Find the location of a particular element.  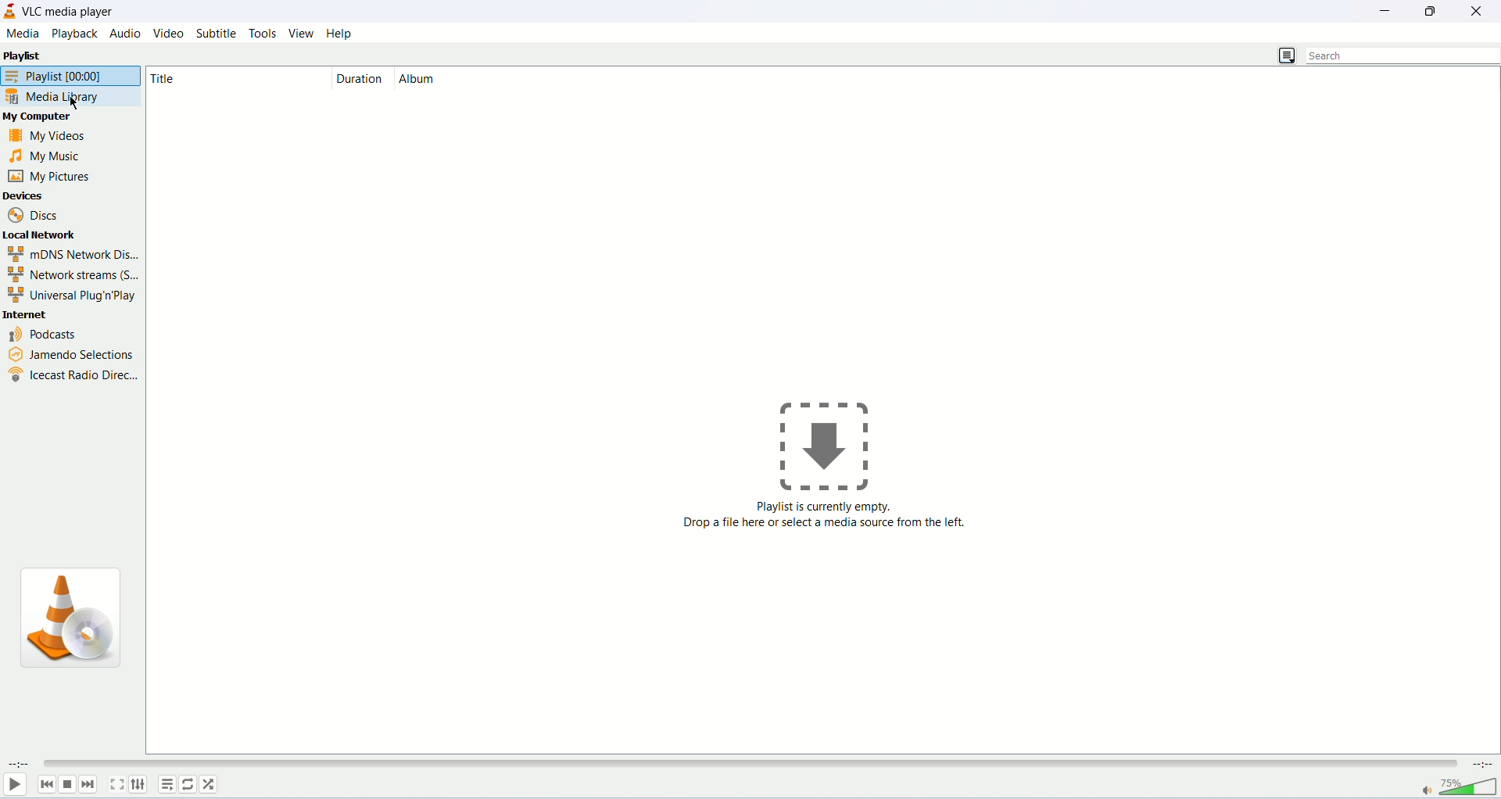

title is located at coordinates (220, 76).